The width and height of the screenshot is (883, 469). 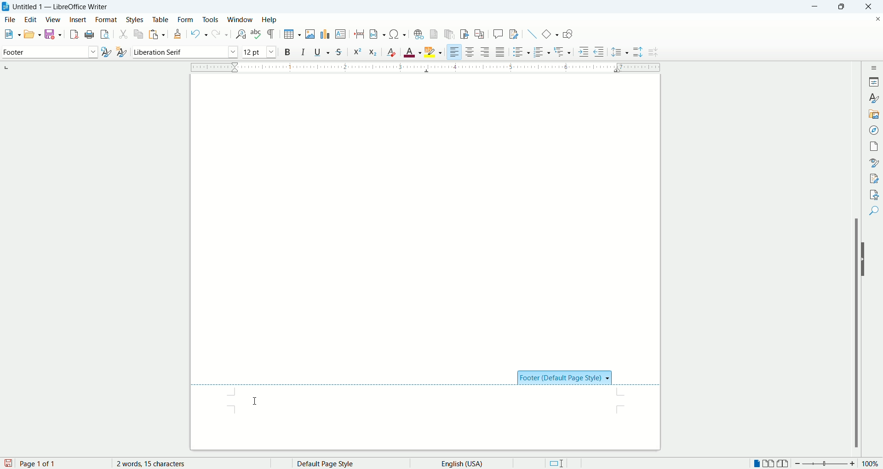 What do you see at coordinates (360, 34) in the screenshot?
I see `insert page break` at bounding box center [360, 34].